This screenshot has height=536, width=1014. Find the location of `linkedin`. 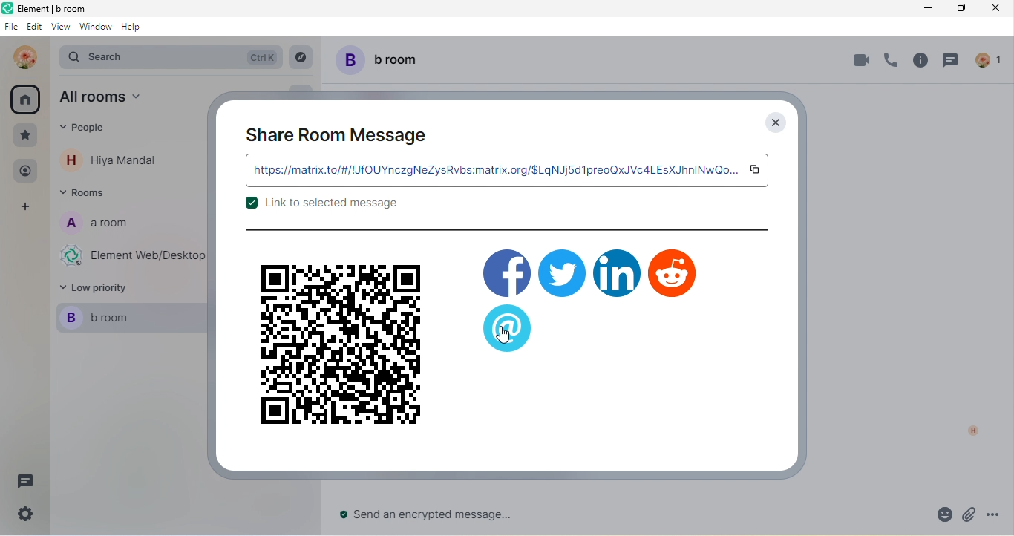

linkedin is located at coordinates (617, 272).